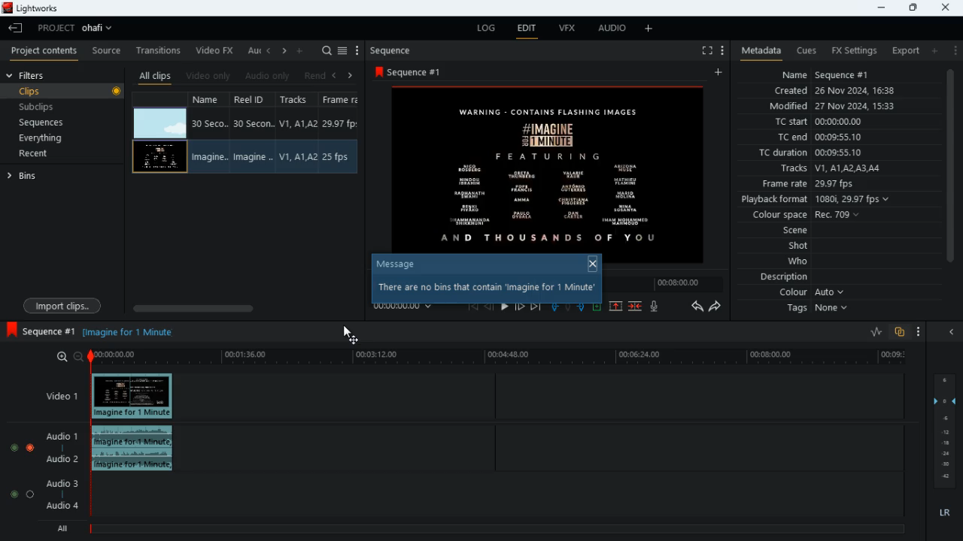 The height and width of the screenshot is (541, 963). Describe the element at coordinates (357, 50) in the screenshot. I see `more` at that location.